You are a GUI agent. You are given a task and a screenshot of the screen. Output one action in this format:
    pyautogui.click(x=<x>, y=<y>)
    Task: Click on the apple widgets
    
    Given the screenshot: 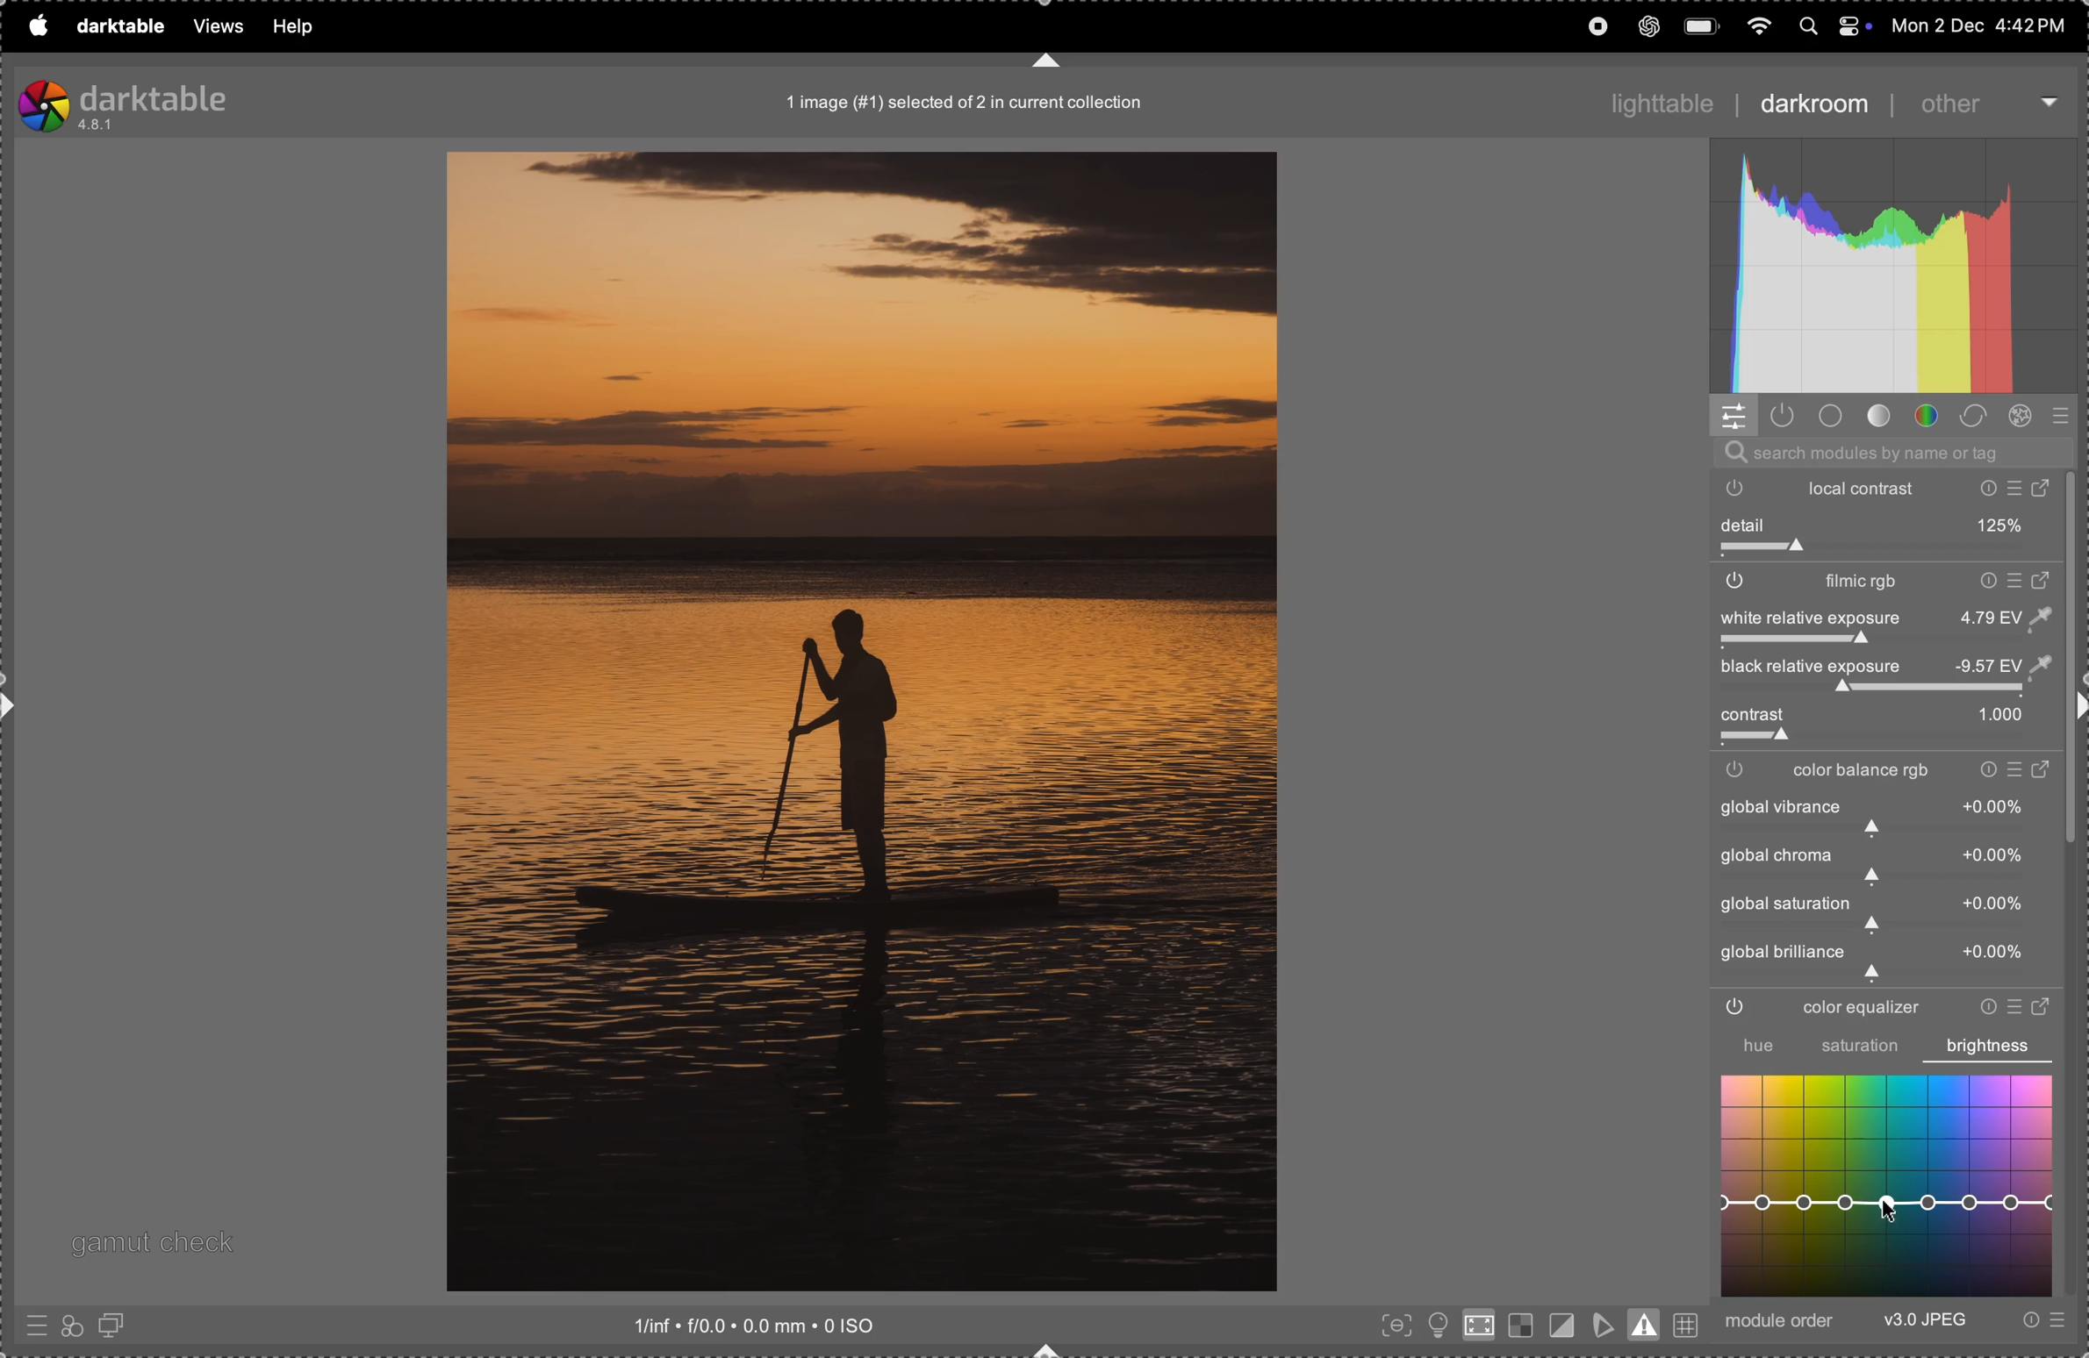 What is the action you would take?
    pyautogui.click(x=1831, y=25)
    